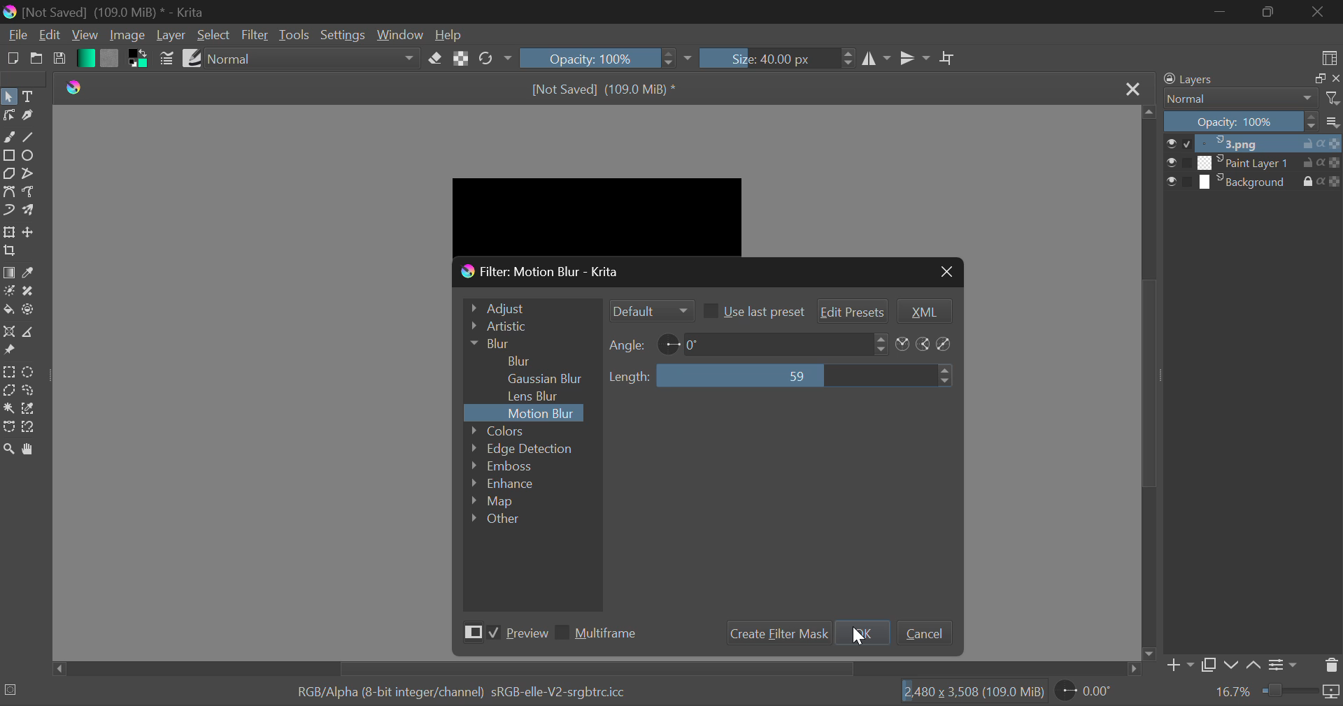  What do you see at coordinates (1330, 665) in the screenshot?
I see `Delete Layer` at bounding box center [1330, 665].